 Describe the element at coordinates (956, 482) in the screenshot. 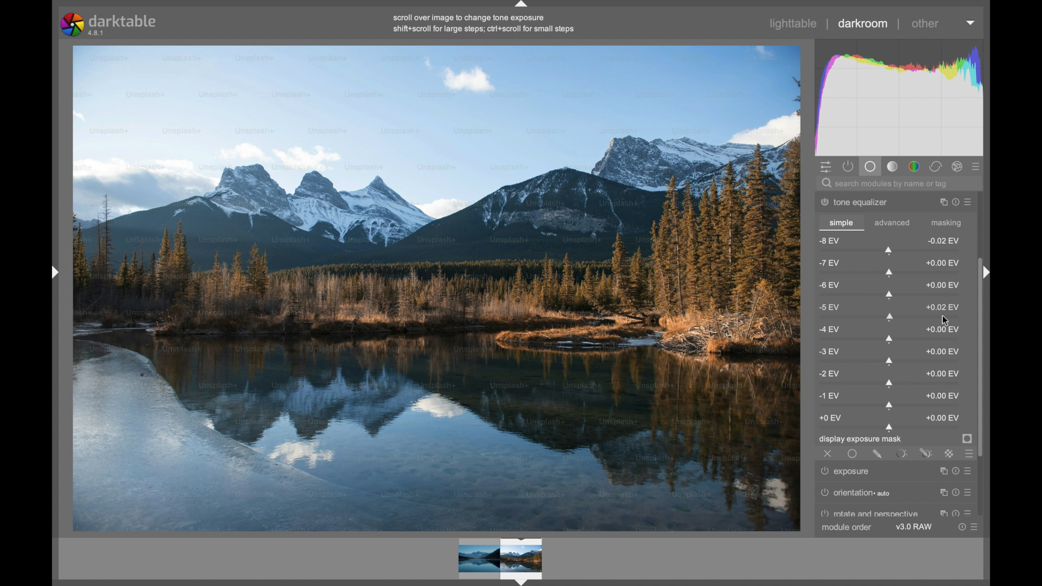

I see `Reset parameter` at that location.